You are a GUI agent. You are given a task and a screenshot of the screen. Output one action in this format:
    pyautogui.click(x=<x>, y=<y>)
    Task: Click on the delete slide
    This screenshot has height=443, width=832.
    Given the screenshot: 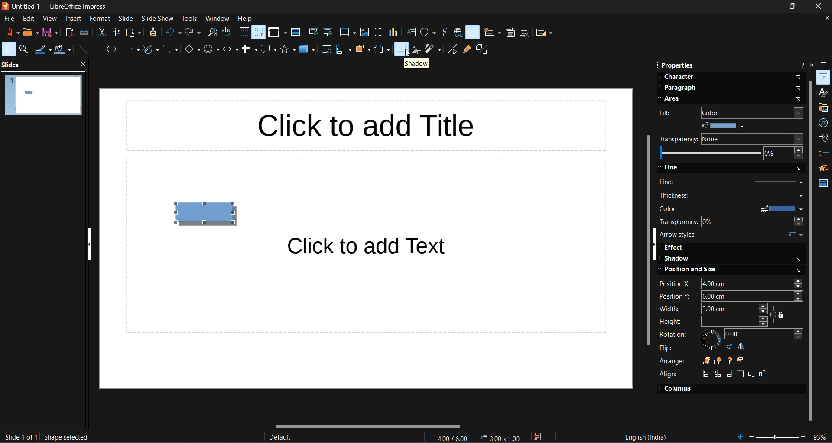 What is the action you would take?
    pyautogui.click(x=523, y=33)
    